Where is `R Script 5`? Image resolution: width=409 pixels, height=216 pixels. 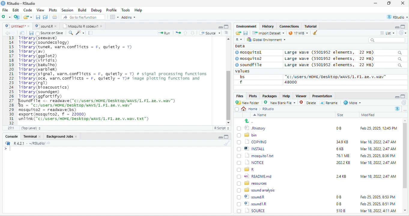
R Script 5 is located at coordinates (222, 128).